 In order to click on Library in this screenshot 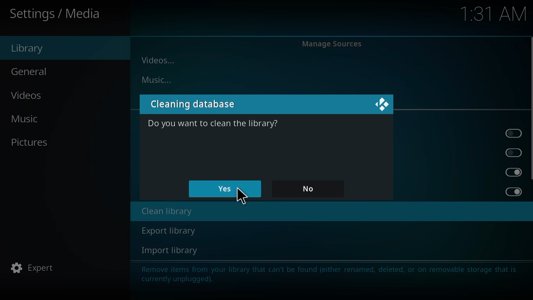, I will do `click(30, 50)`.